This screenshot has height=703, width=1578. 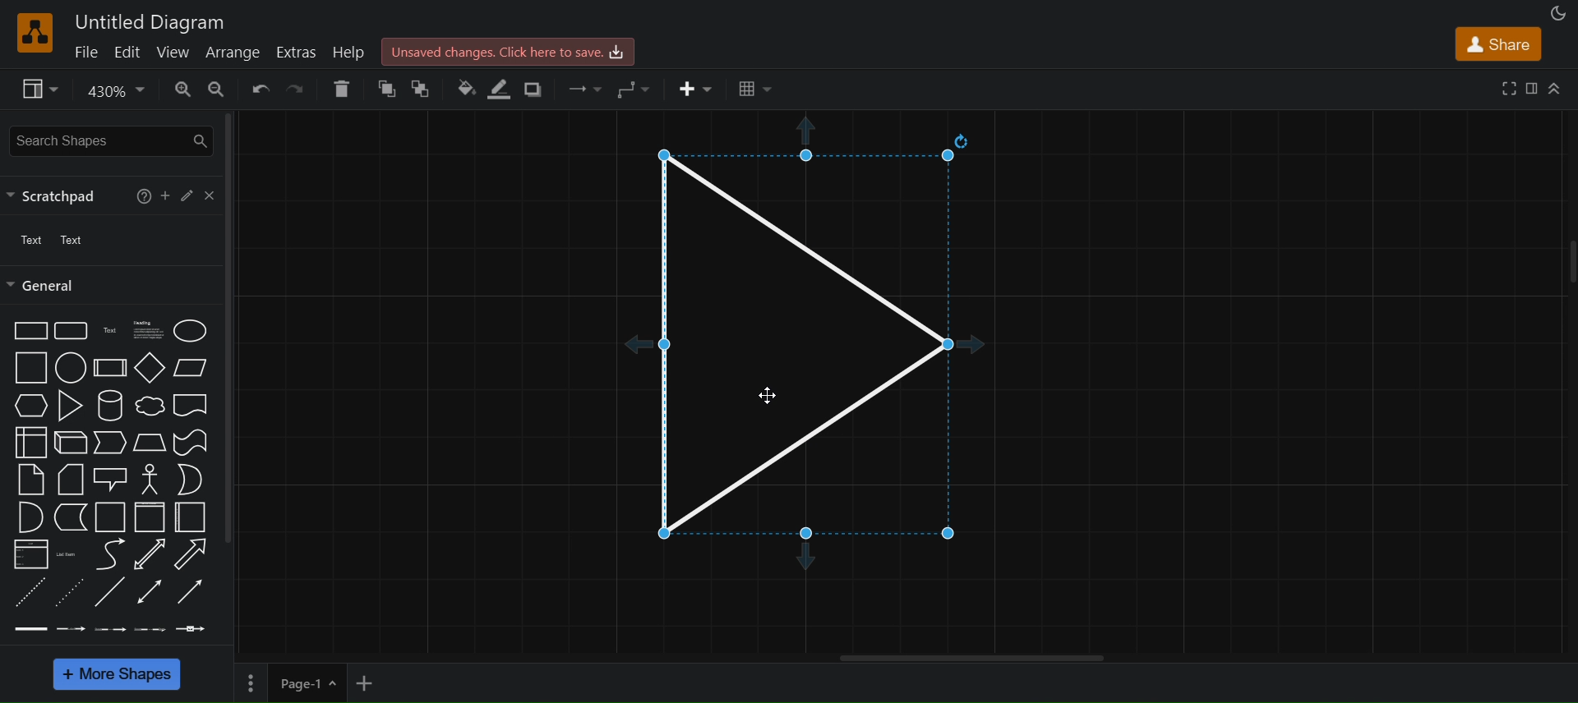 What do you see at coordinates (87, 51) in the screenshot?
I see `file` at bounding box center [87, 51].